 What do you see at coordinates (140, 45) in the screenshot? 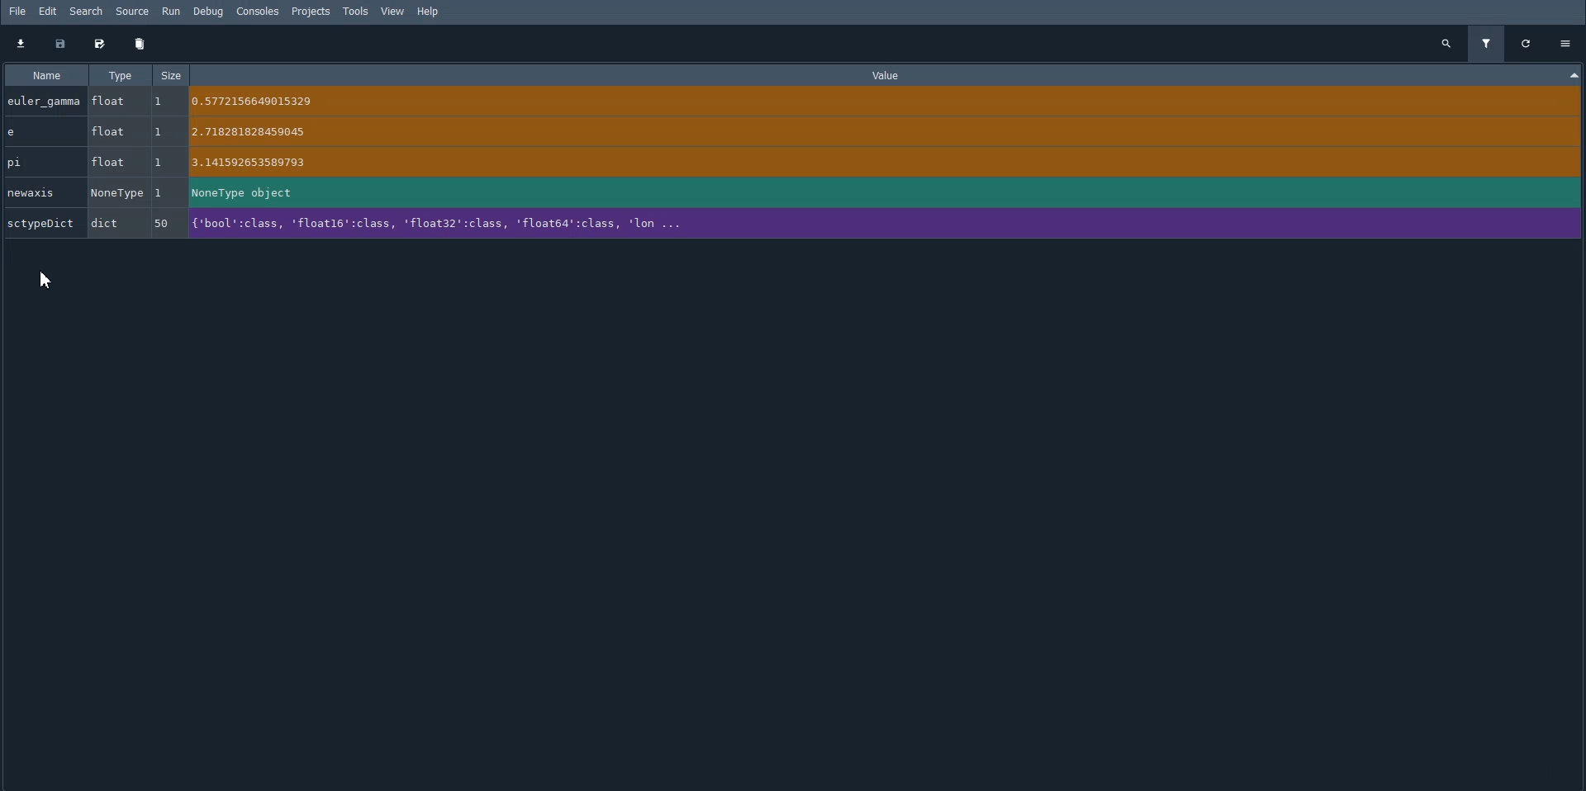
I see `Remove all variables` at bounding box center [140, 45].